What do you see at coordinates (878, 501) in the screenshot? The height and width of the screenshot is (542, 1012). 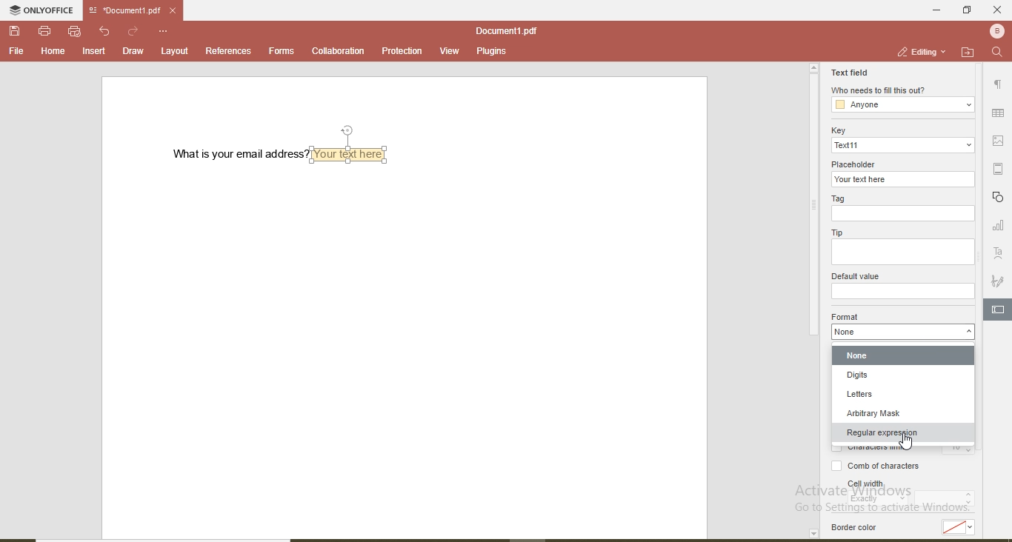 I see `exactly` at bounding box center [878, 501].